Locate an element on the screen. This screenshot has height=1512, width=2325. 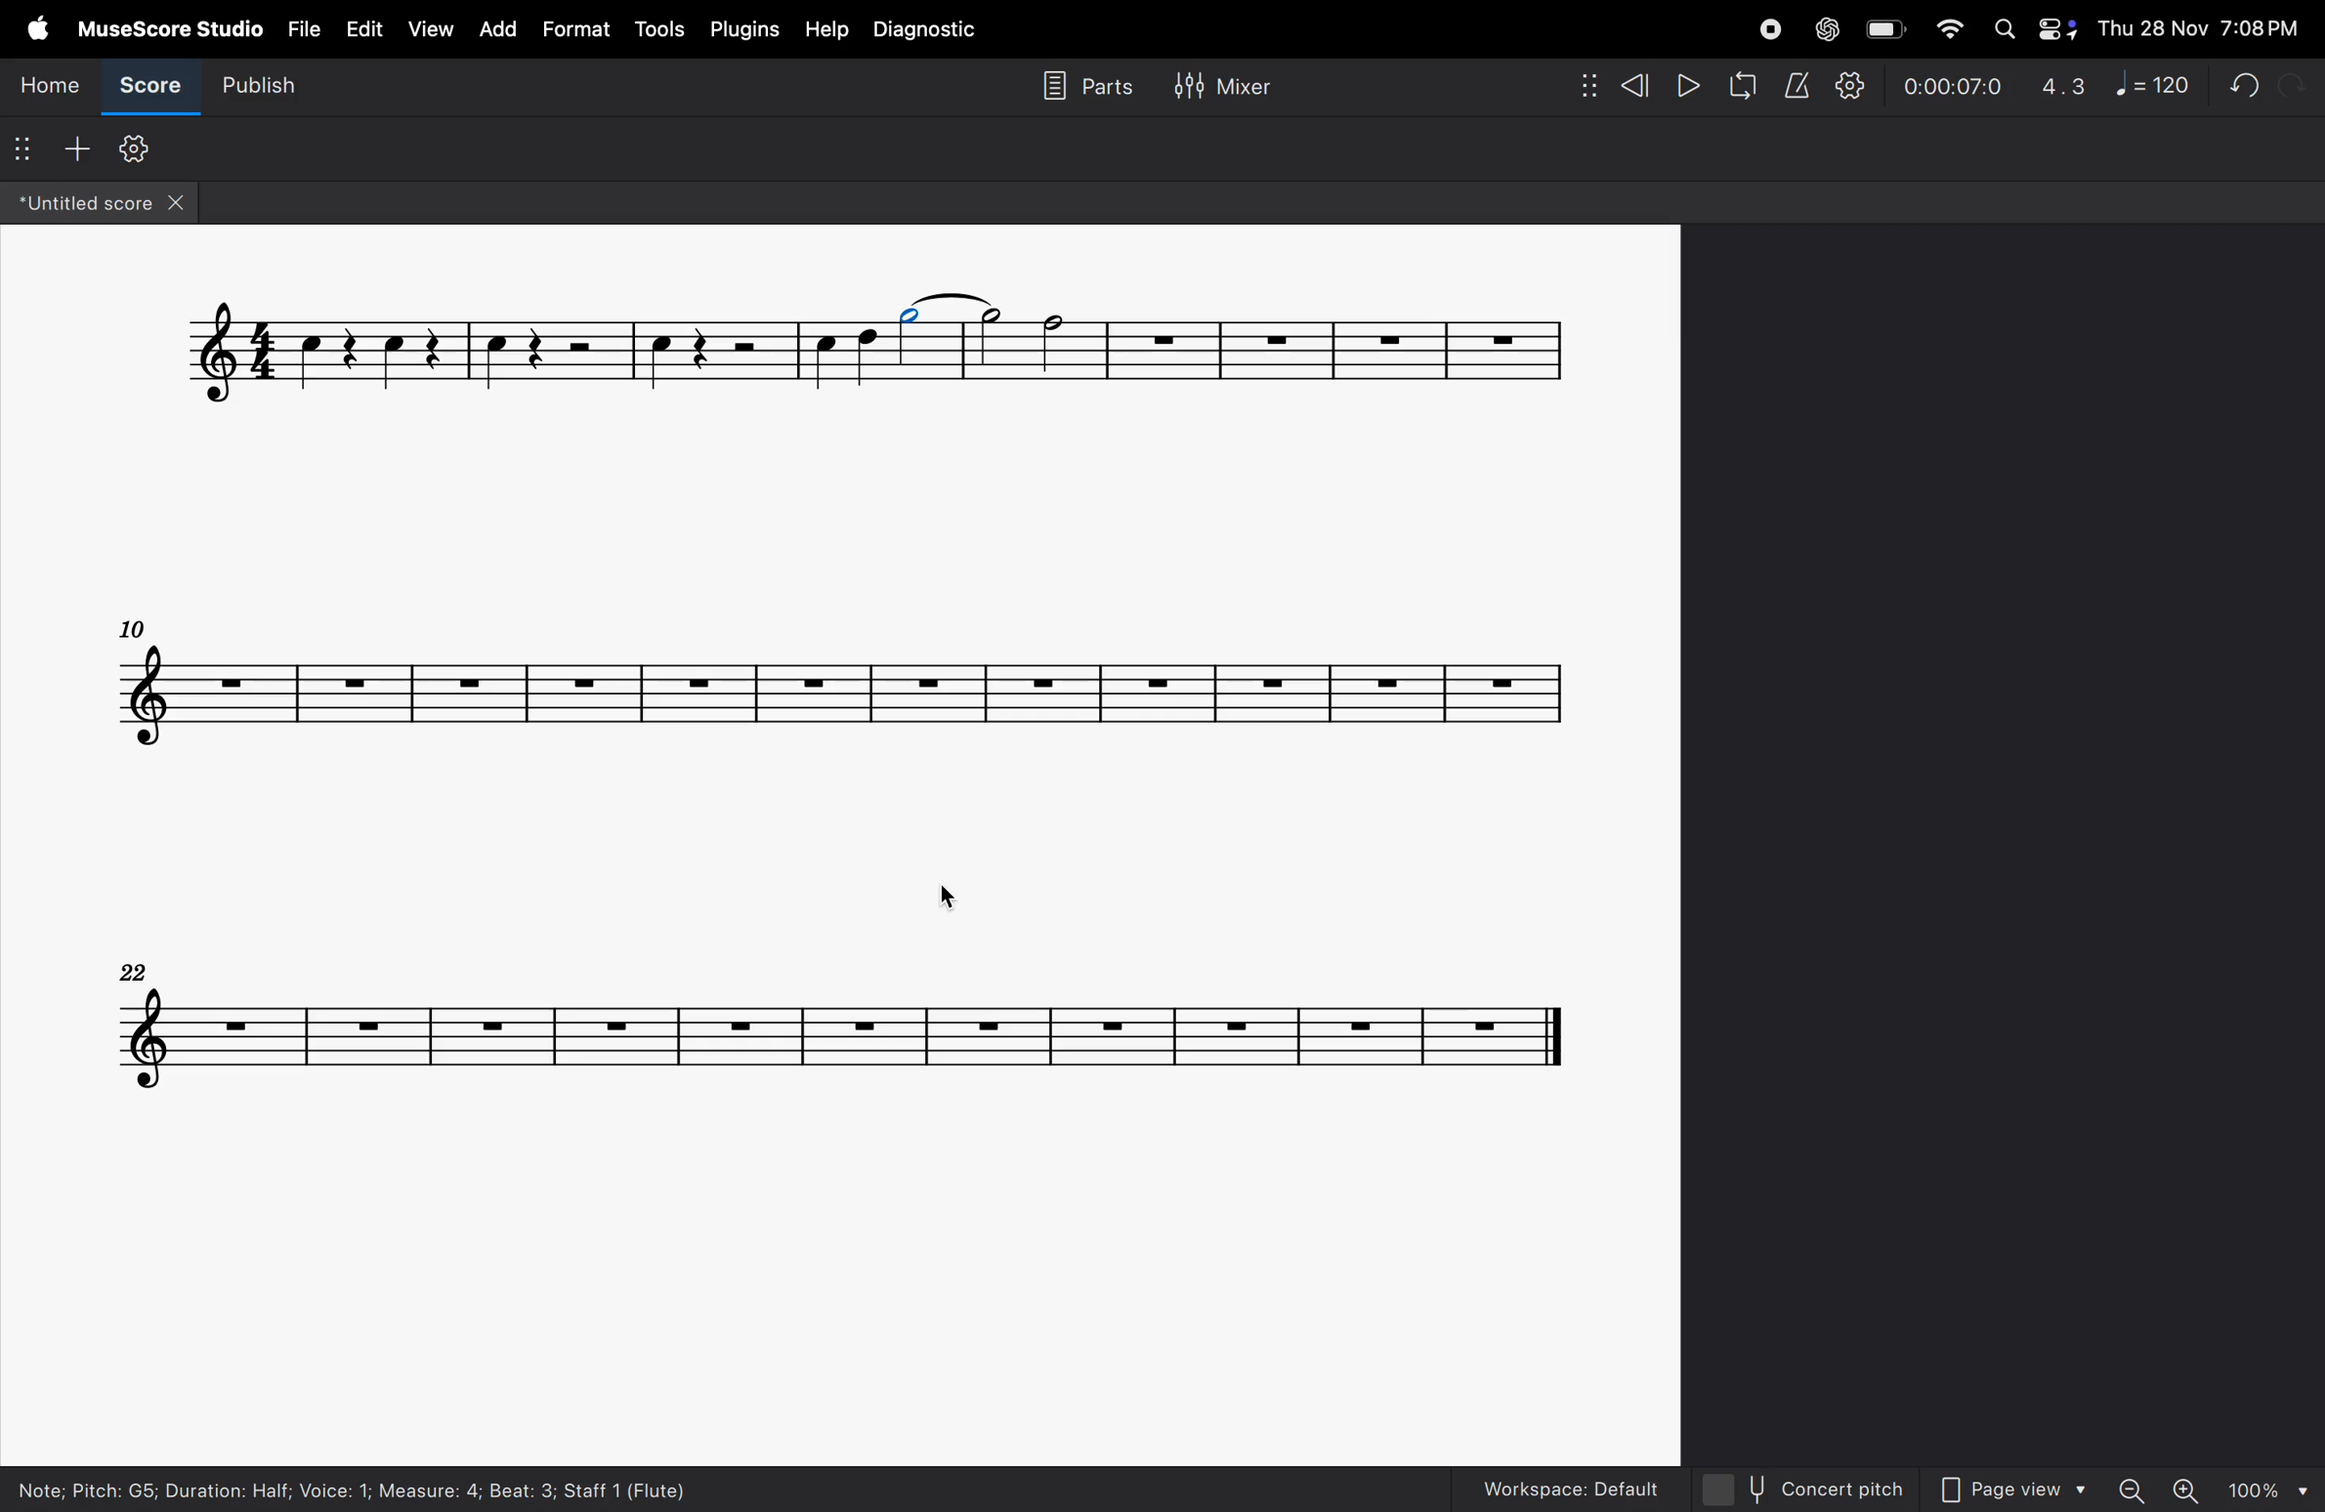
Mixer is located at coordinates (1256, 88).